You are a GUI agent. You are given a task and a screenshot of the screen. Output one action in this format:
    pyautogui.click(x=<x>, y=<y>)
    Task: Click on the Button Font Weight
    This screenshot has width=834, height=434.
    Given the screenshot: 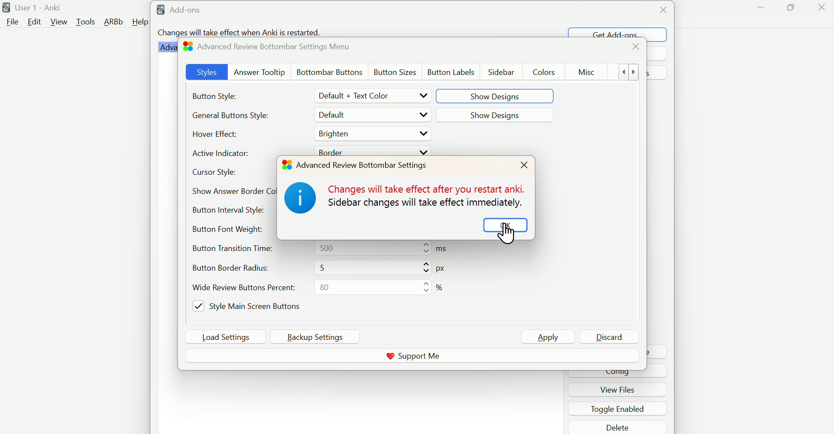 What is the action you would take?
    pyautogui.click(x=230, y=228)
    